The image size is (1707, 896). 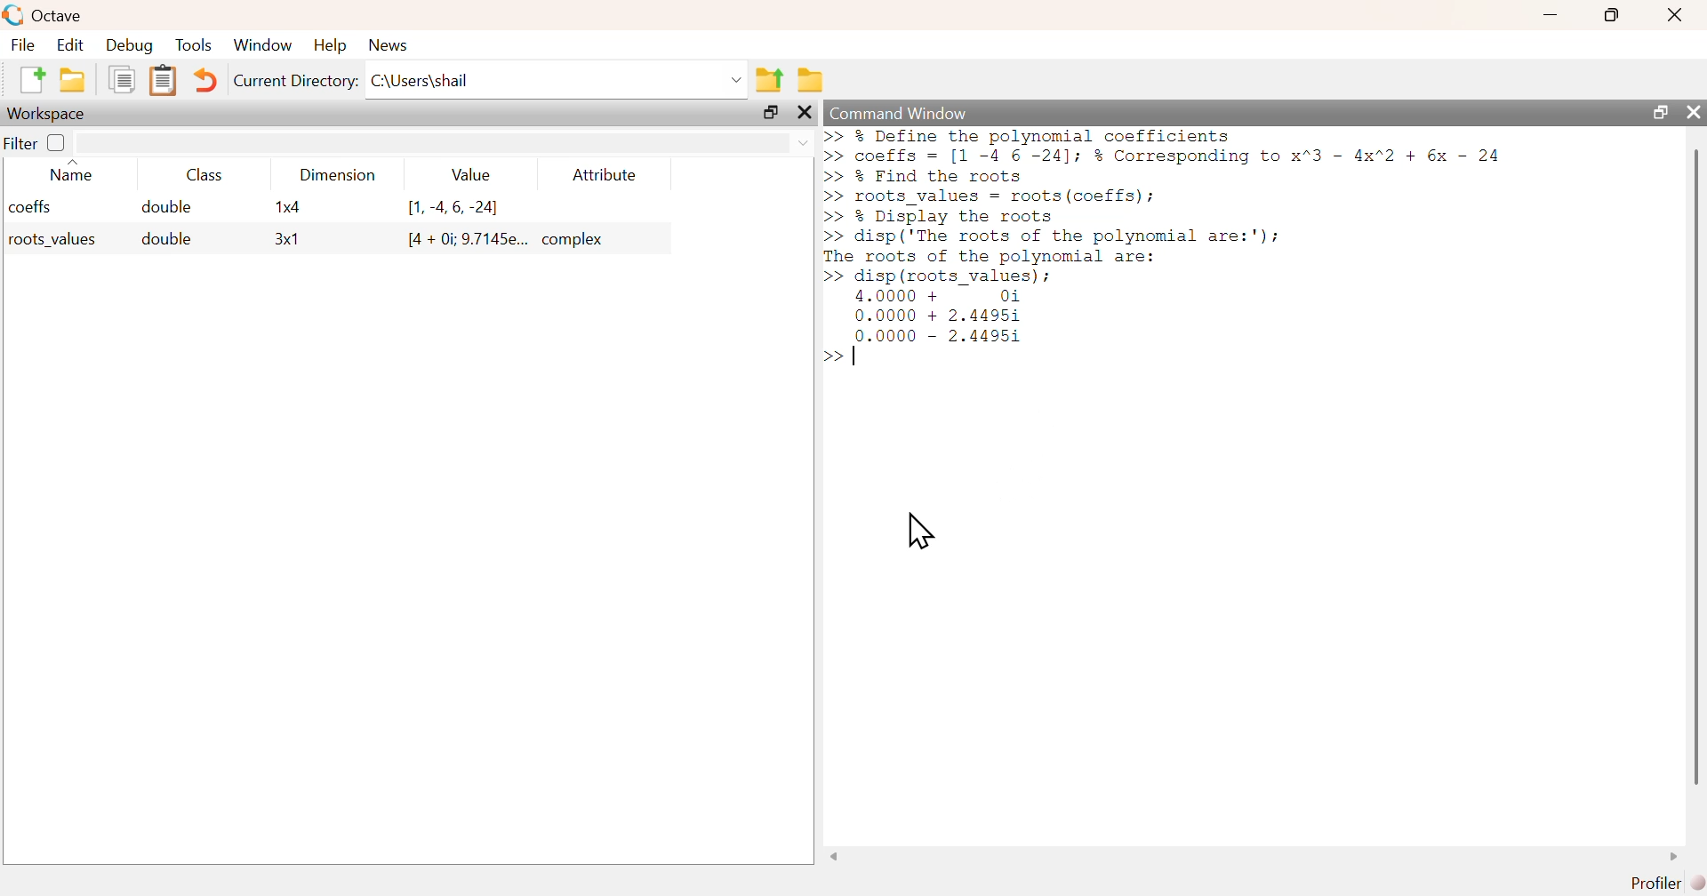 I want to click on maximize, so click(x=1656, y=111).